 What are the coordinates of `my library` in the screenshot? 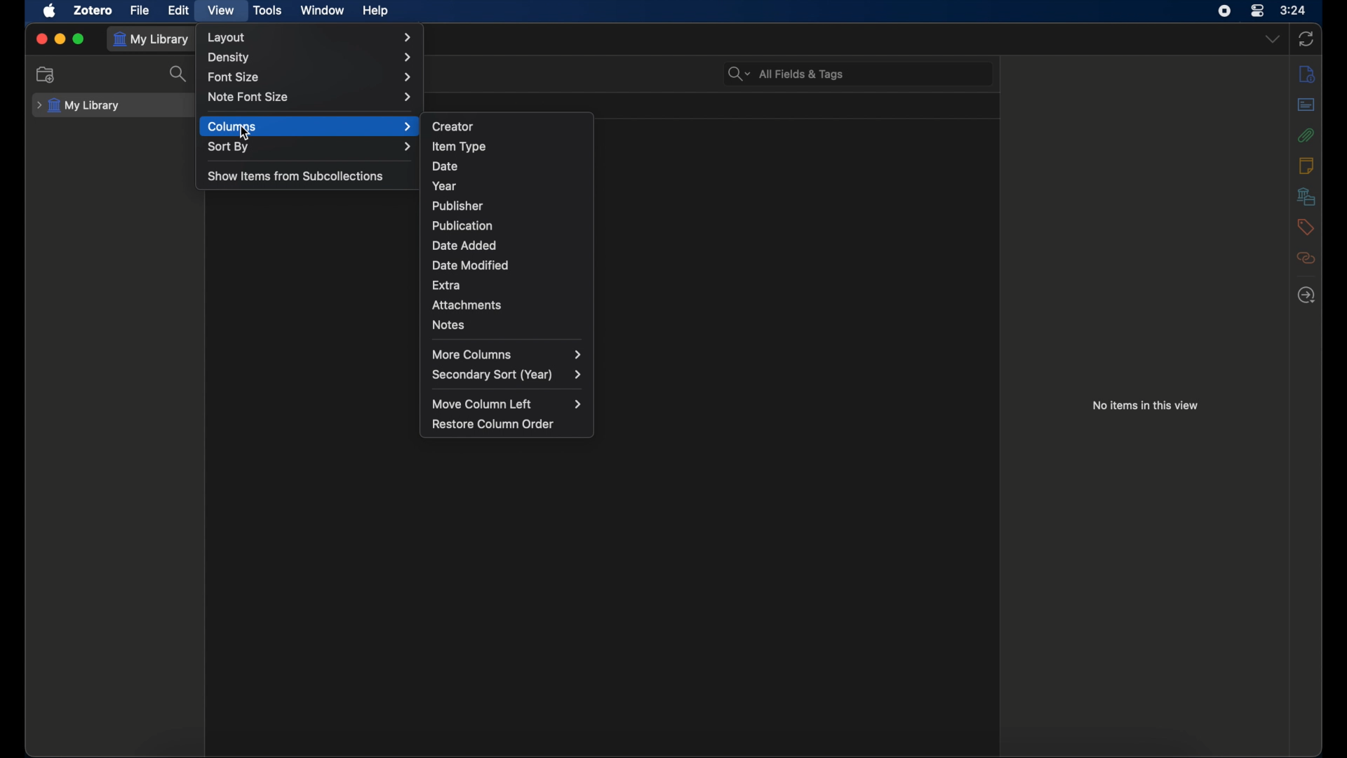 It's located at (153, 39).